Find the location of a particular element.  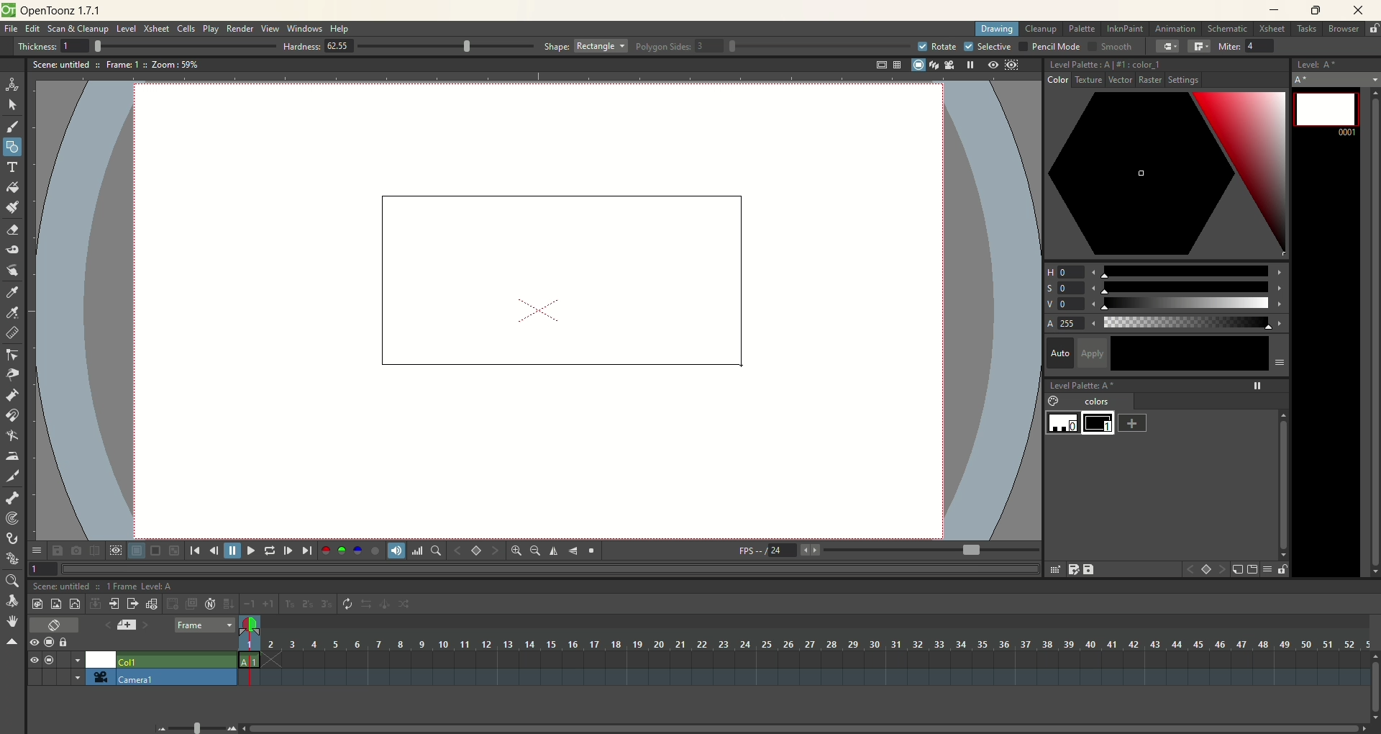

minimize is located at coordinates (1275, 9).